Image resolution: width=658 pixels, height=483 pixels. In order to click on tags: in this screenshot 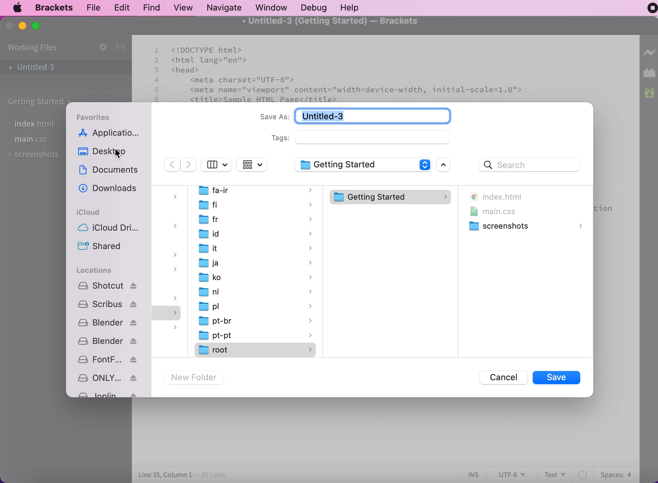, I will do `click(366, 141)`.